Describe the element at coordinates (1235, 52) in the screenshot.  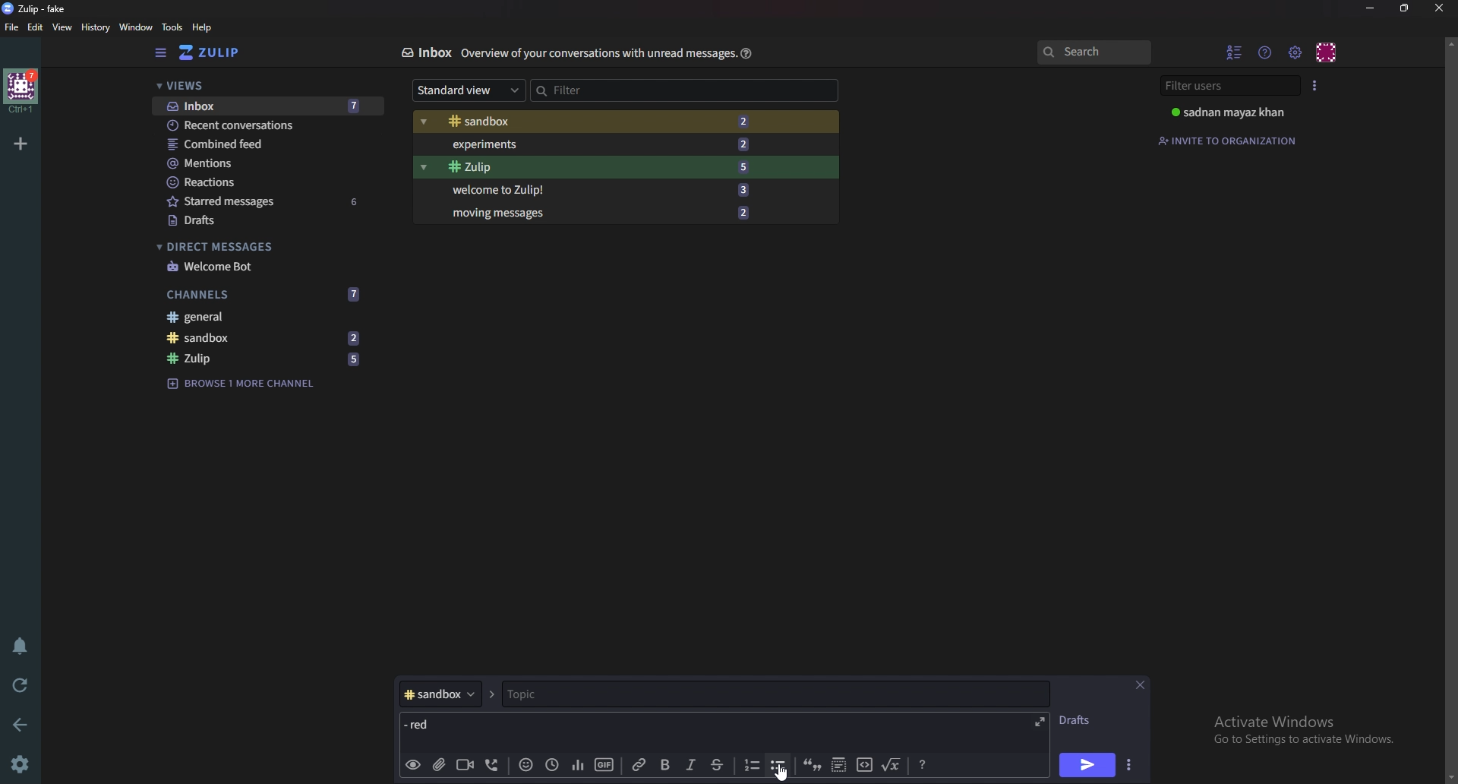
I see `Hide user list` at that location.